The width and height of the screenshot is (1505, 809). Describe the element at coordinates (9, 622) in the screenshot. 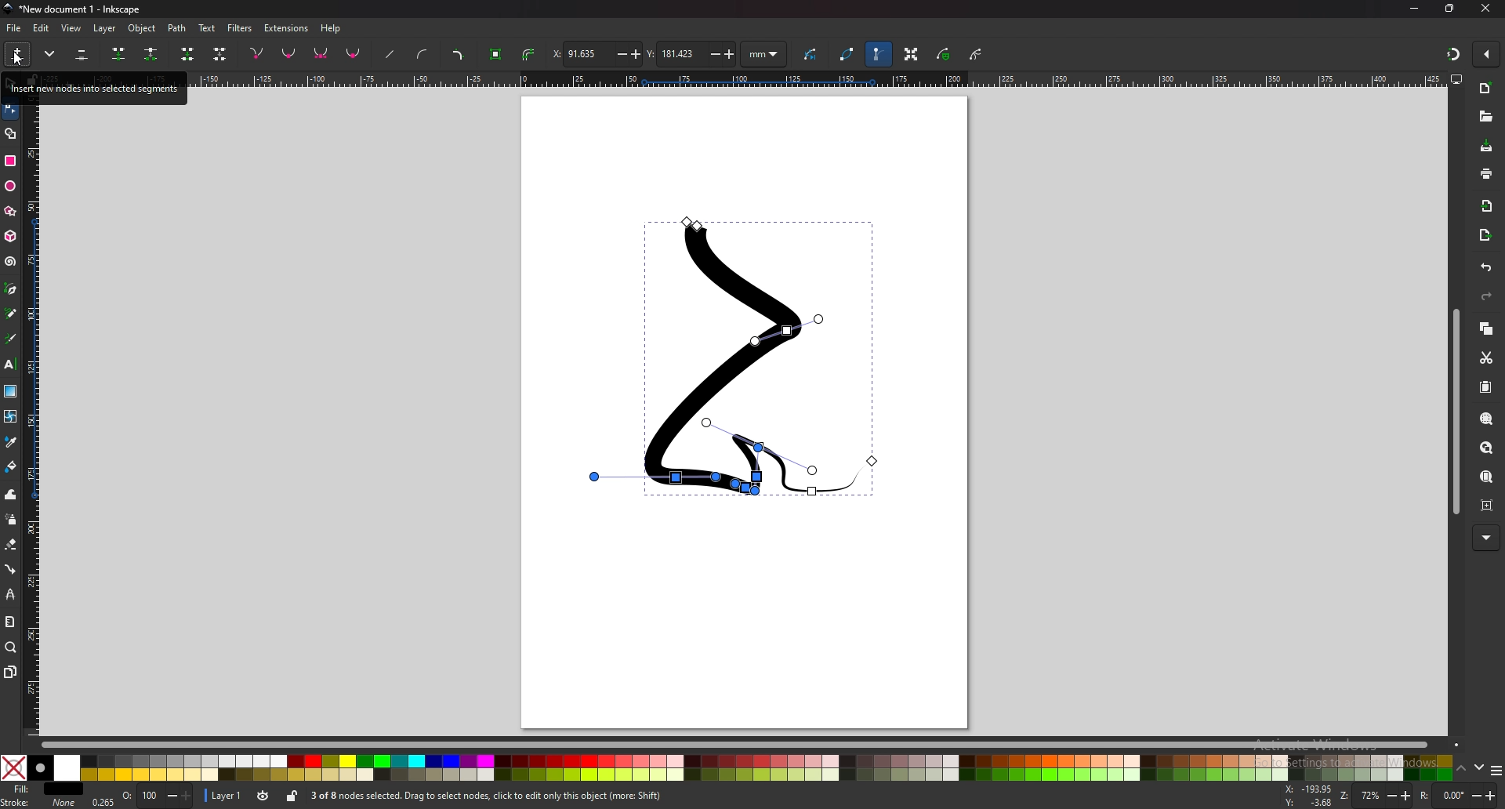

I see `measure` at that location.